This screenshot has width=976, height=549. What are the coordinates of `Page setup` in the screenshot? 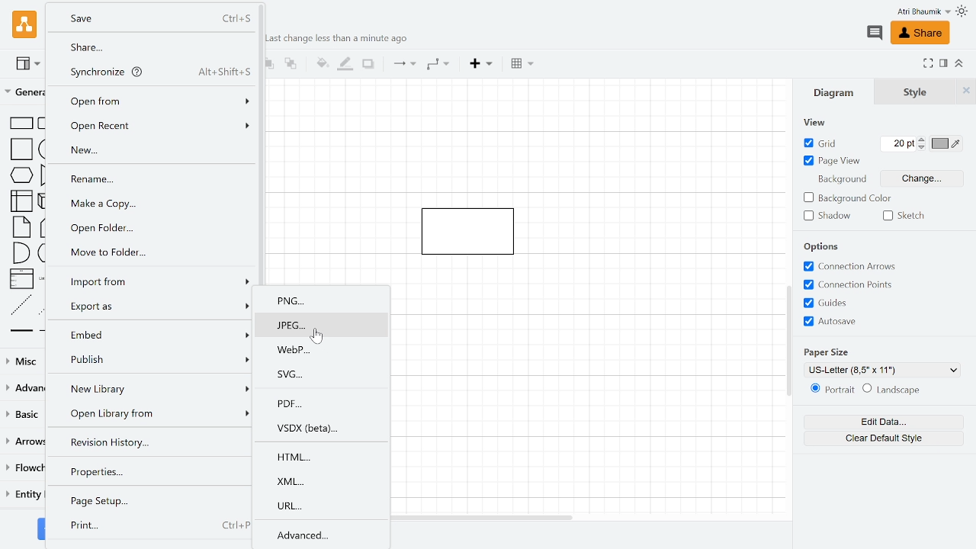 It's located at (151, 501).